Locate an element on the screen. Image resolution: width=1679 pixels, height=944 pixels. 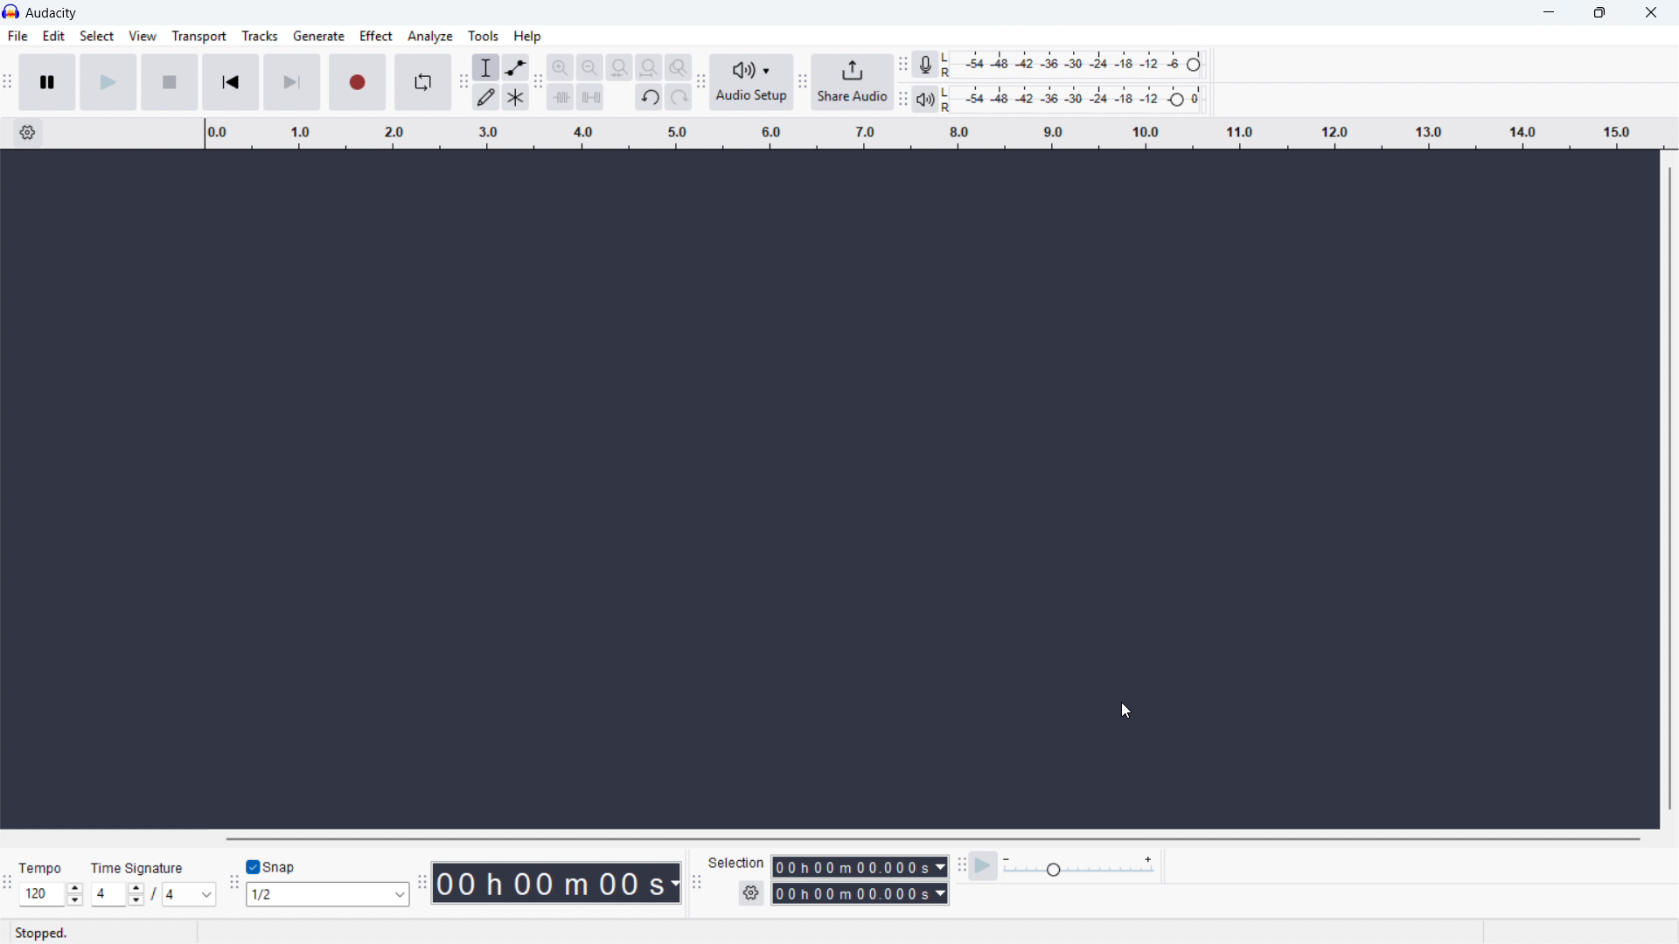
zoom out is located at coordinates (589, 66).